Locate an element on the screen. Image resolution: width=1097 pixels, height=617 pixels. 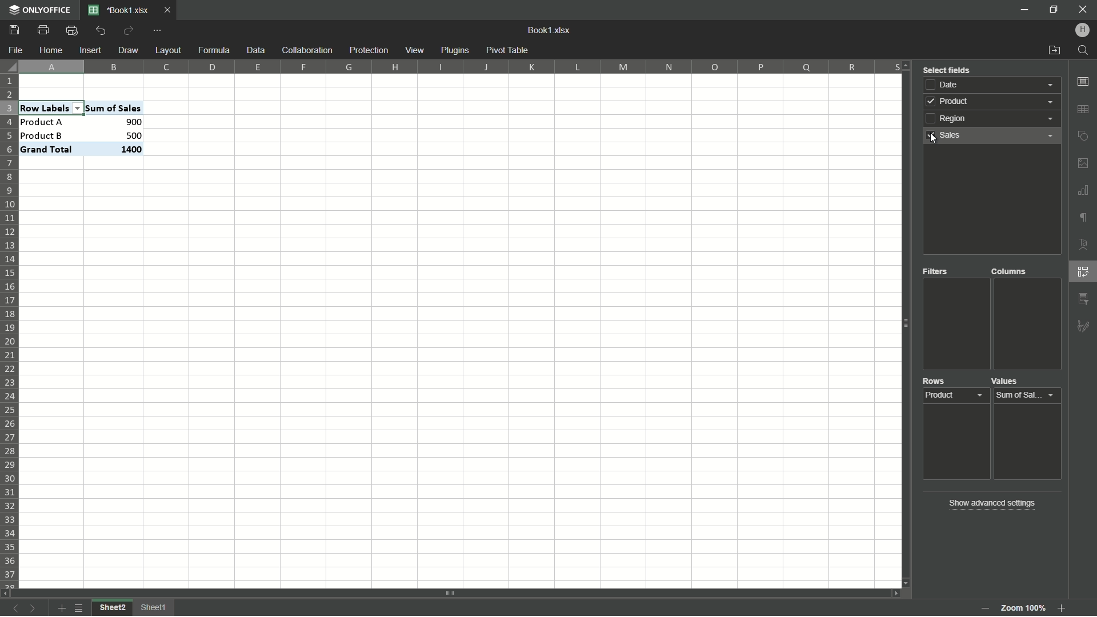
open file location is located at coordinates (1053, 51).